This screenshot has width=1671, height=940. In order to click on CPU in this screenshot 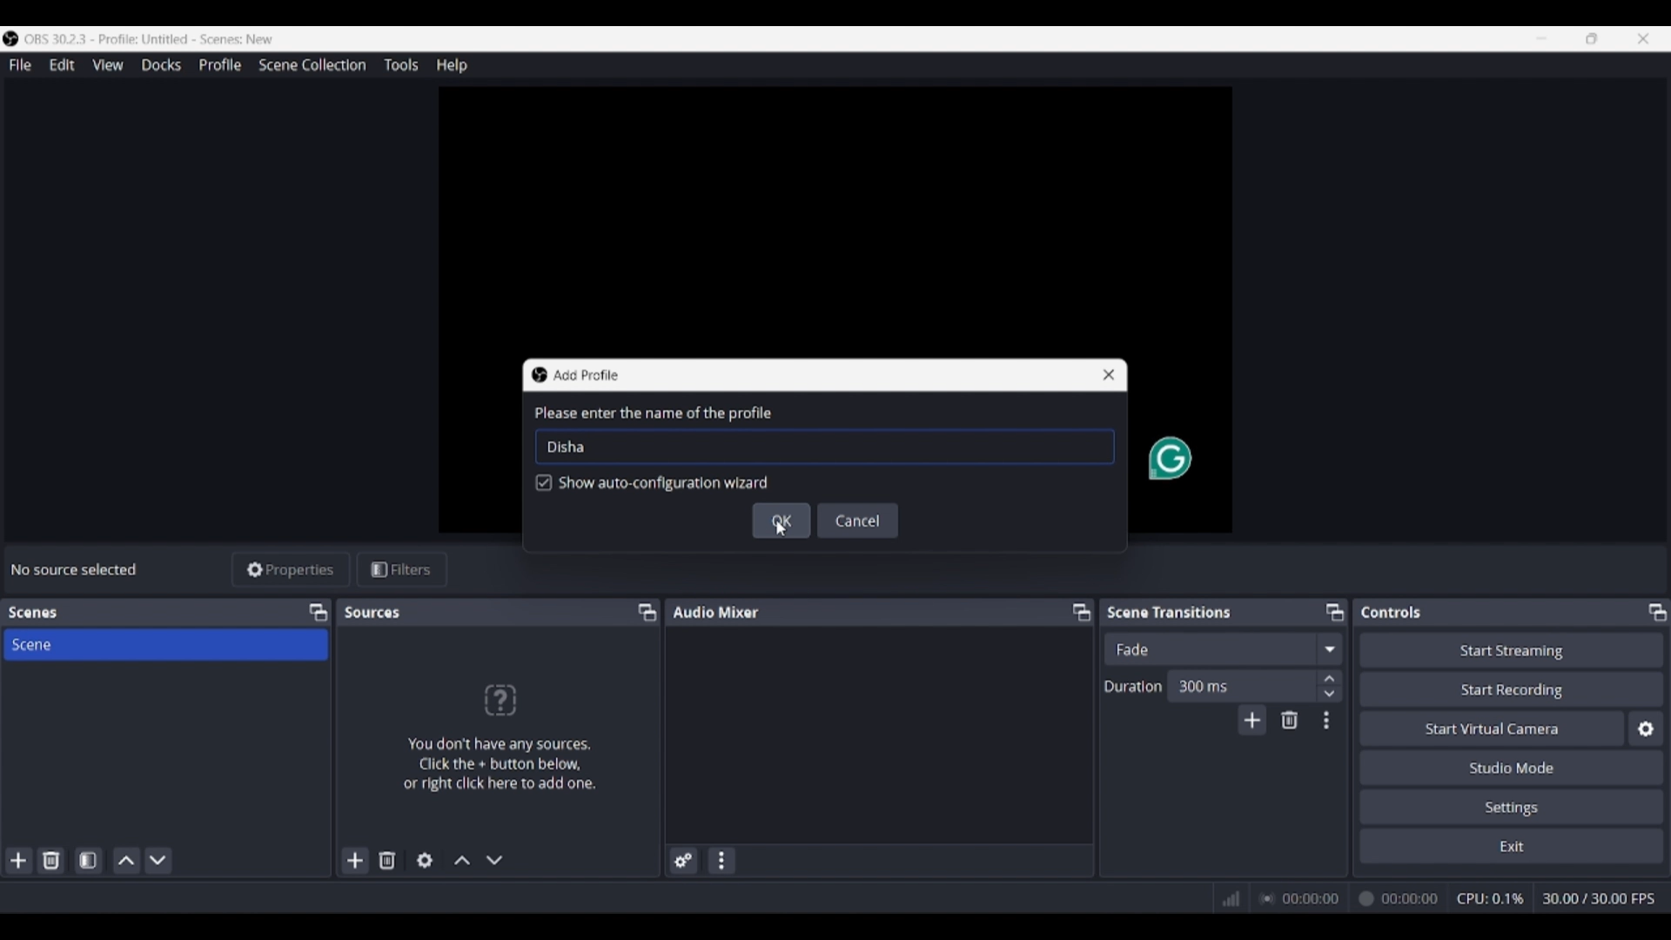, I will do `click(1491, 898)`.